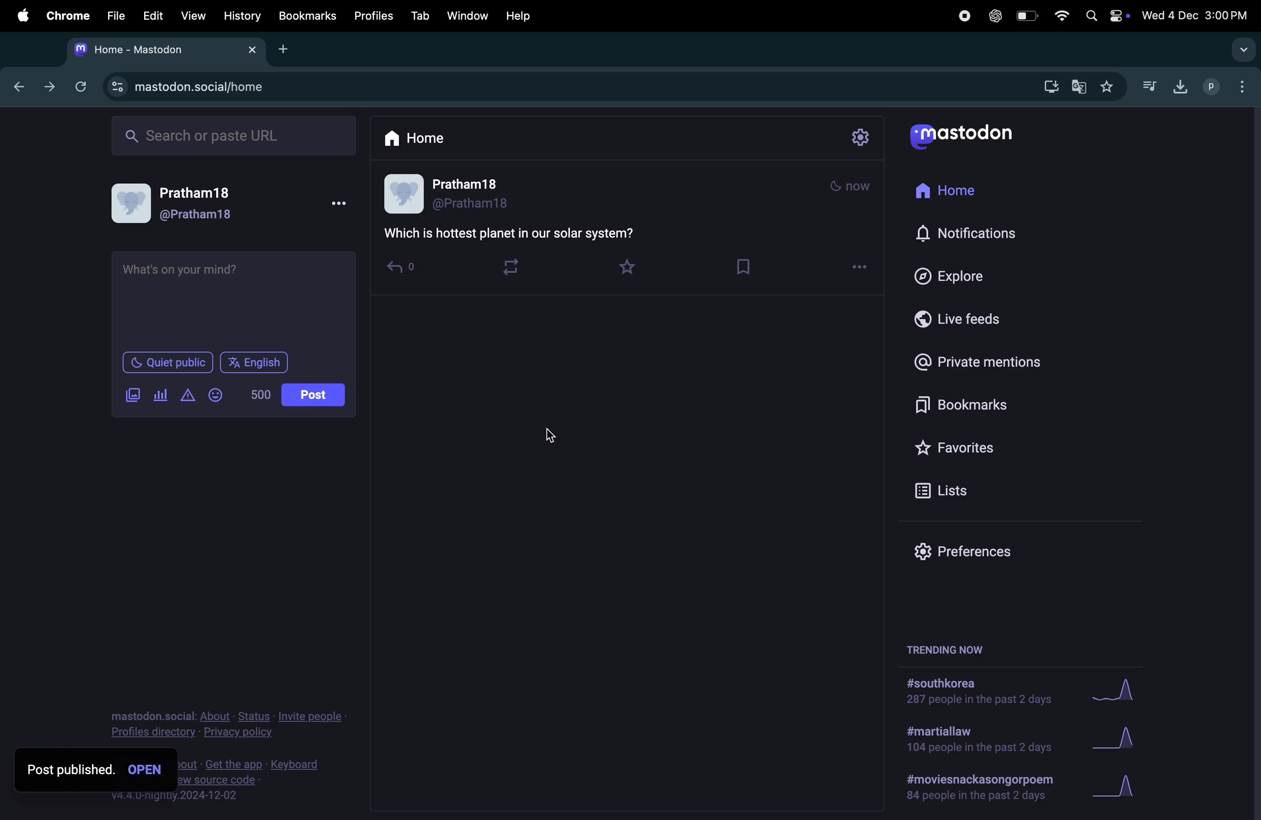 This screenshot has width=1261, height=820. I want to click on window, so click(466, 15).